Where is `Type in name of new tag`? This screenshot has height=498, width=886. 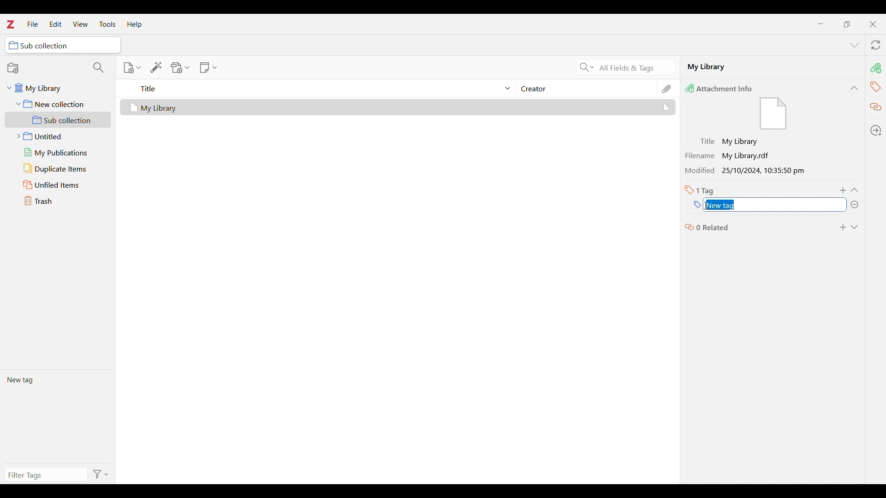 Type in name of new tag is located at coordinates (697, 205).